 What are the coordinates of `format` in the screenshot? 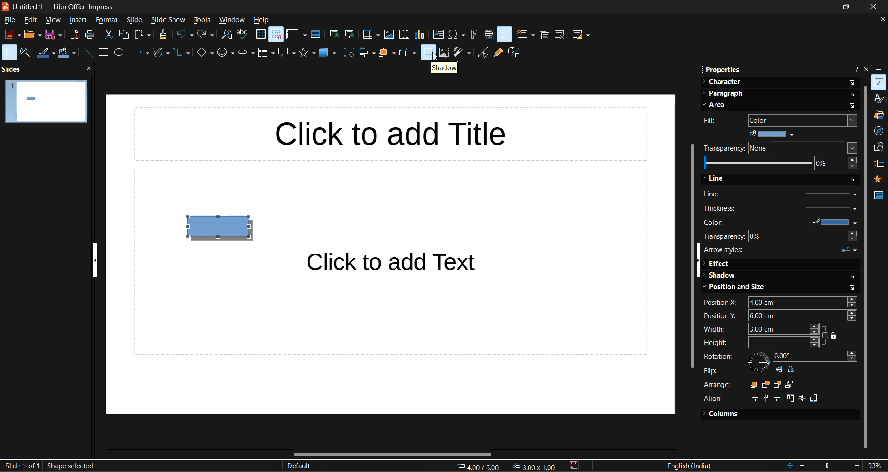 It's located at (107, 21).